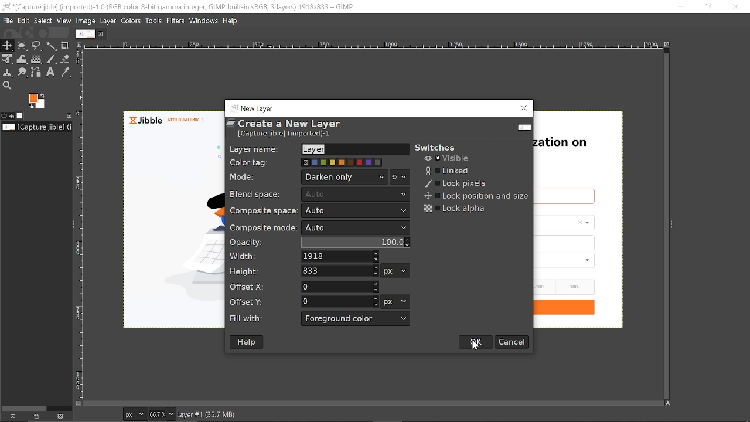  What do you see at coordinates (4, 116) in the screenshot?
I see `Tool options` at bounding box center [4, 116].